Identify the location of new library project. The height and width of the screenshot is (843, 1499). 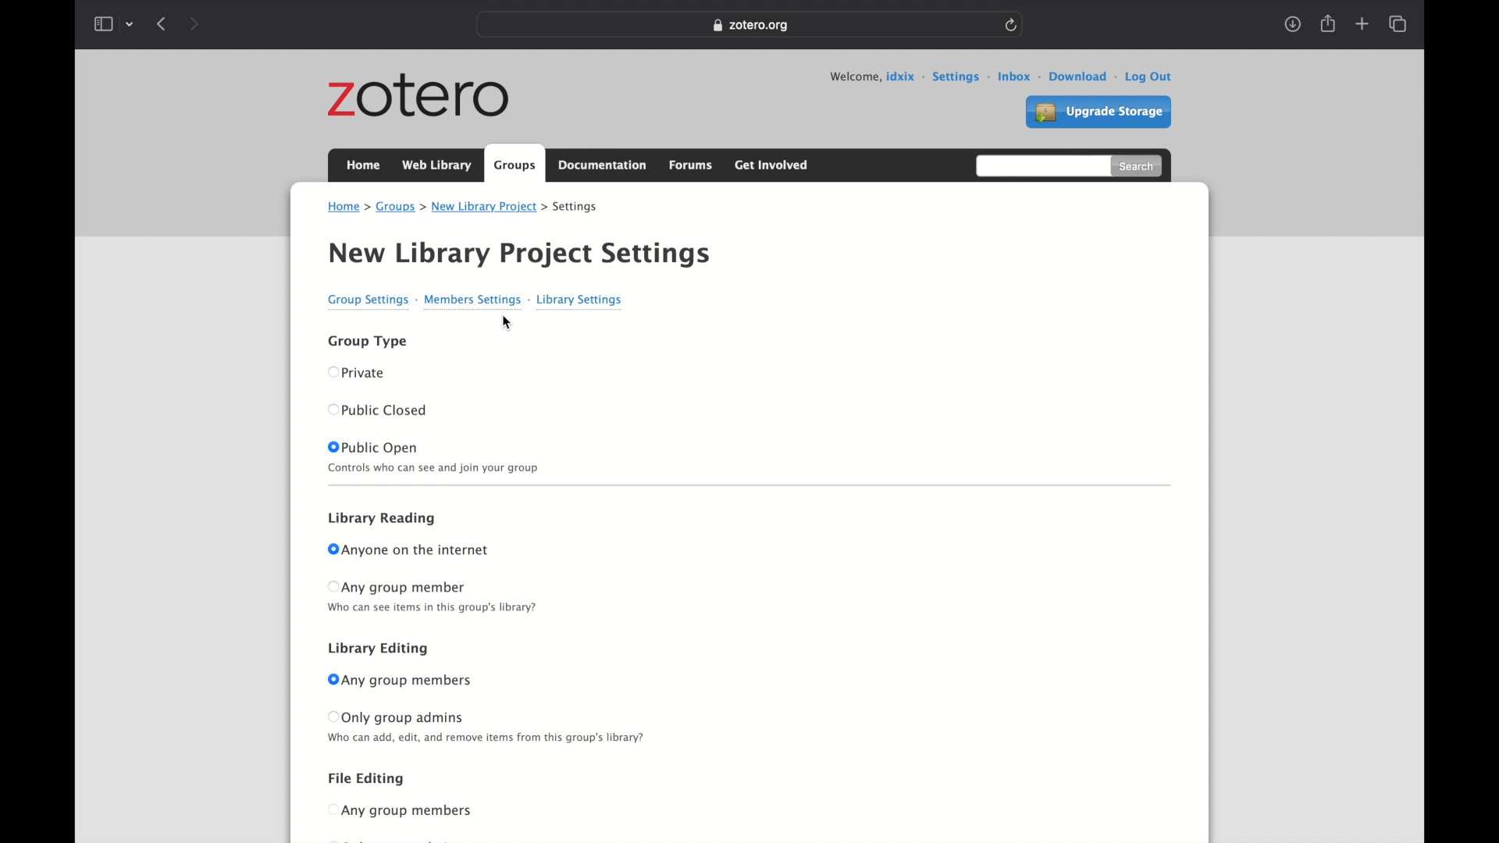
(489, 207).